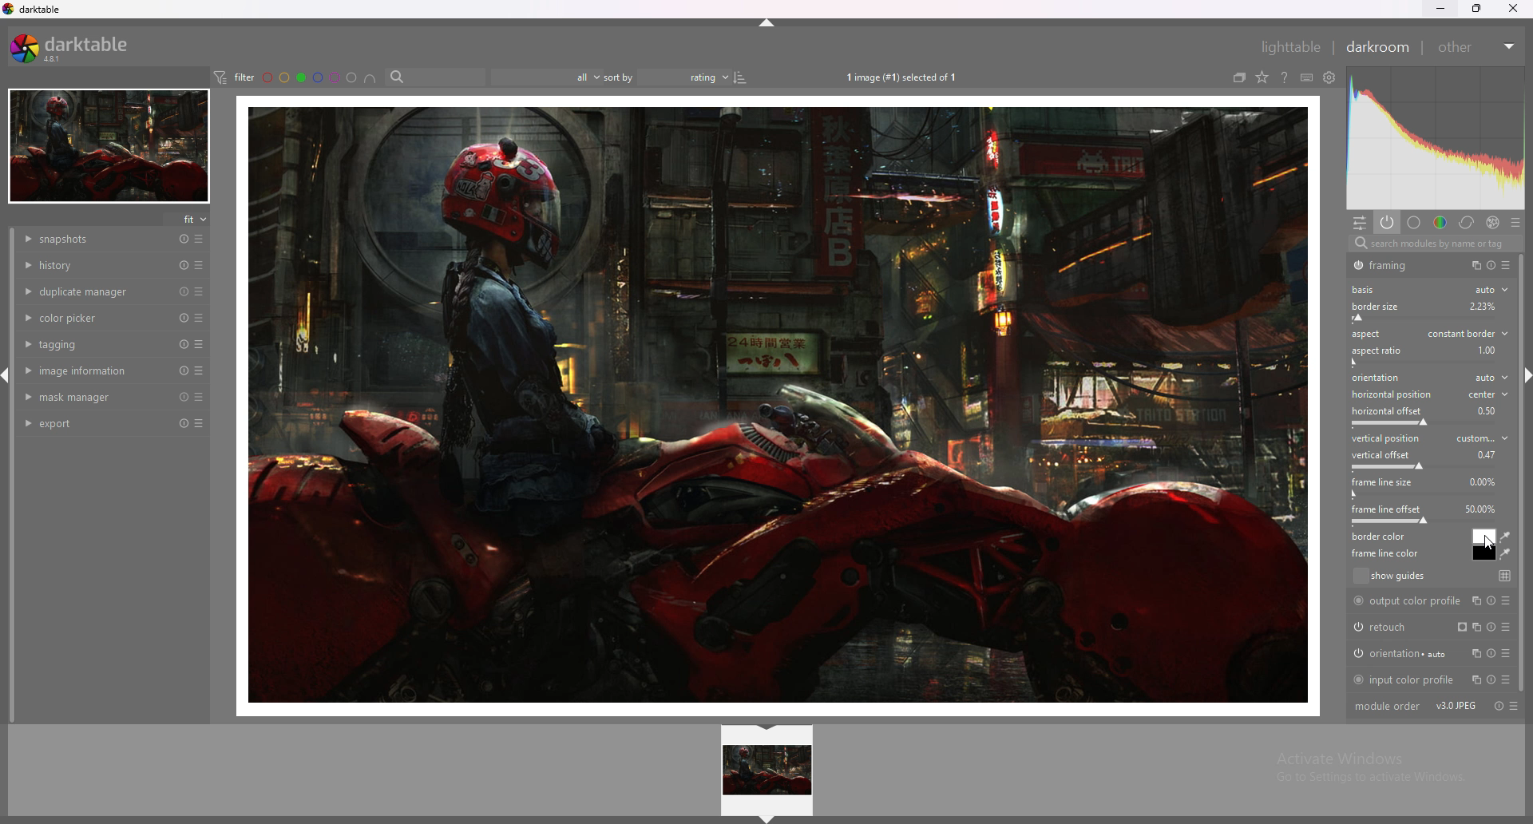 The height and width of the screenshot is (824, 1533). What do you see at coordinates (184, 344) in the screenshot?
I see `reset` at bounding box center [184, 344].